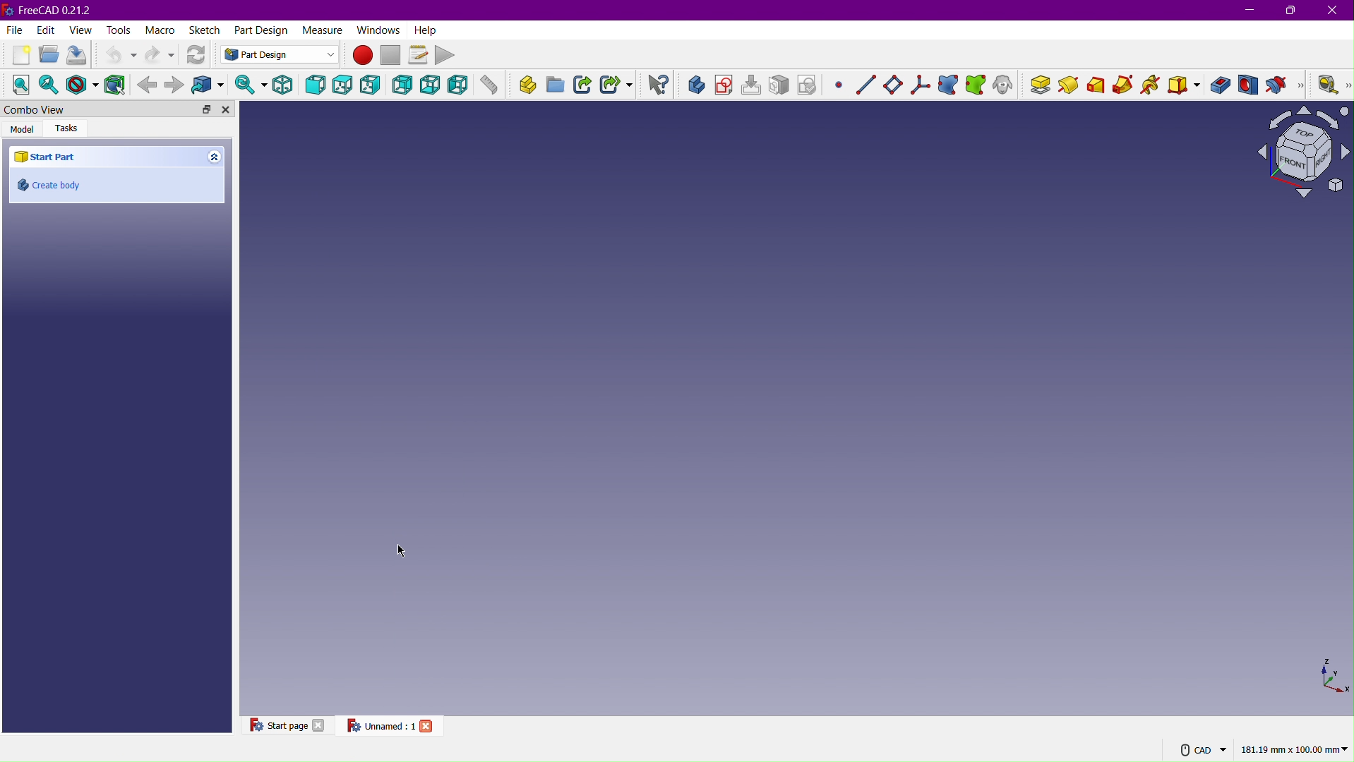 The height and width of the screenshot is (762, 1354). What do you see at coordinates (431, 86) in the screenshot?
I see `Bottom` at bounding box center [431, 86].